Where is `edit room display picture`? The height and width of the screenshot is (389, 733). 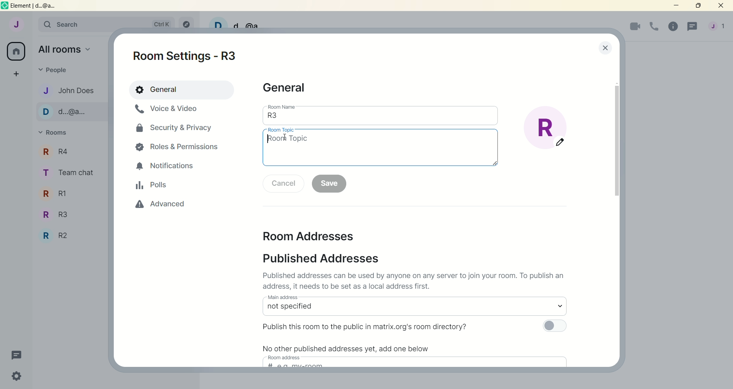
edit room display picture is located at coordinates (546, 129).